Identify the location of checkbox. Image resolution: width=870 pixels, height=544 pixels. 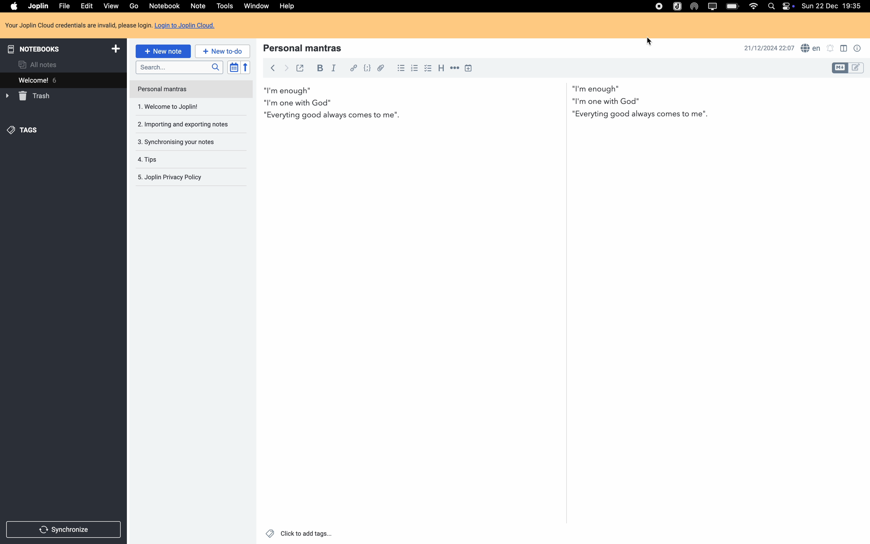
(427, 69).